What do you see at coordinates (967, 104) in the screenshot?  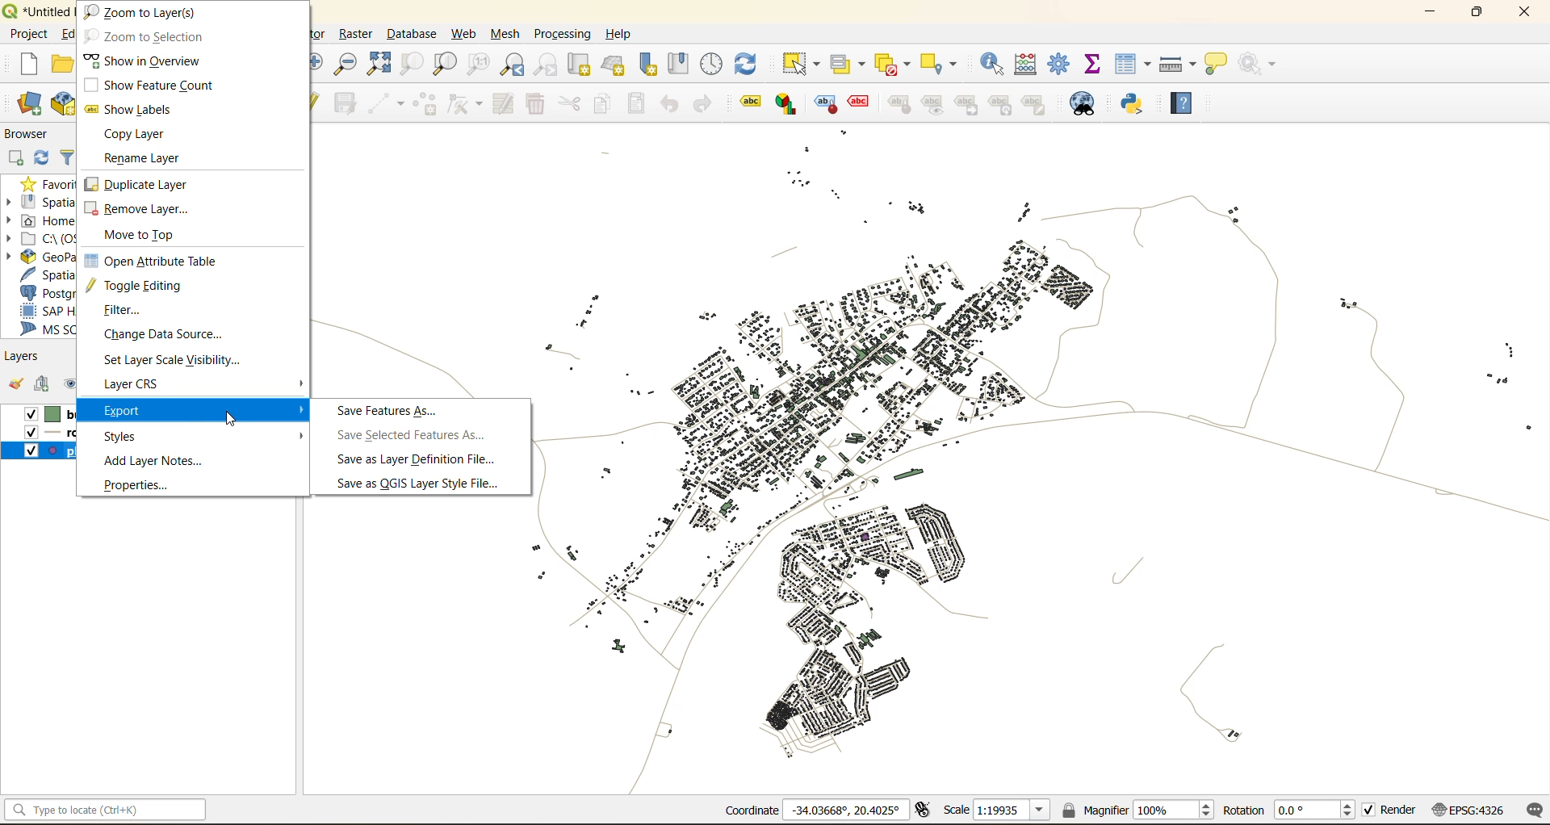 I see `move a label and diagram` at bounding box center [967, 104].